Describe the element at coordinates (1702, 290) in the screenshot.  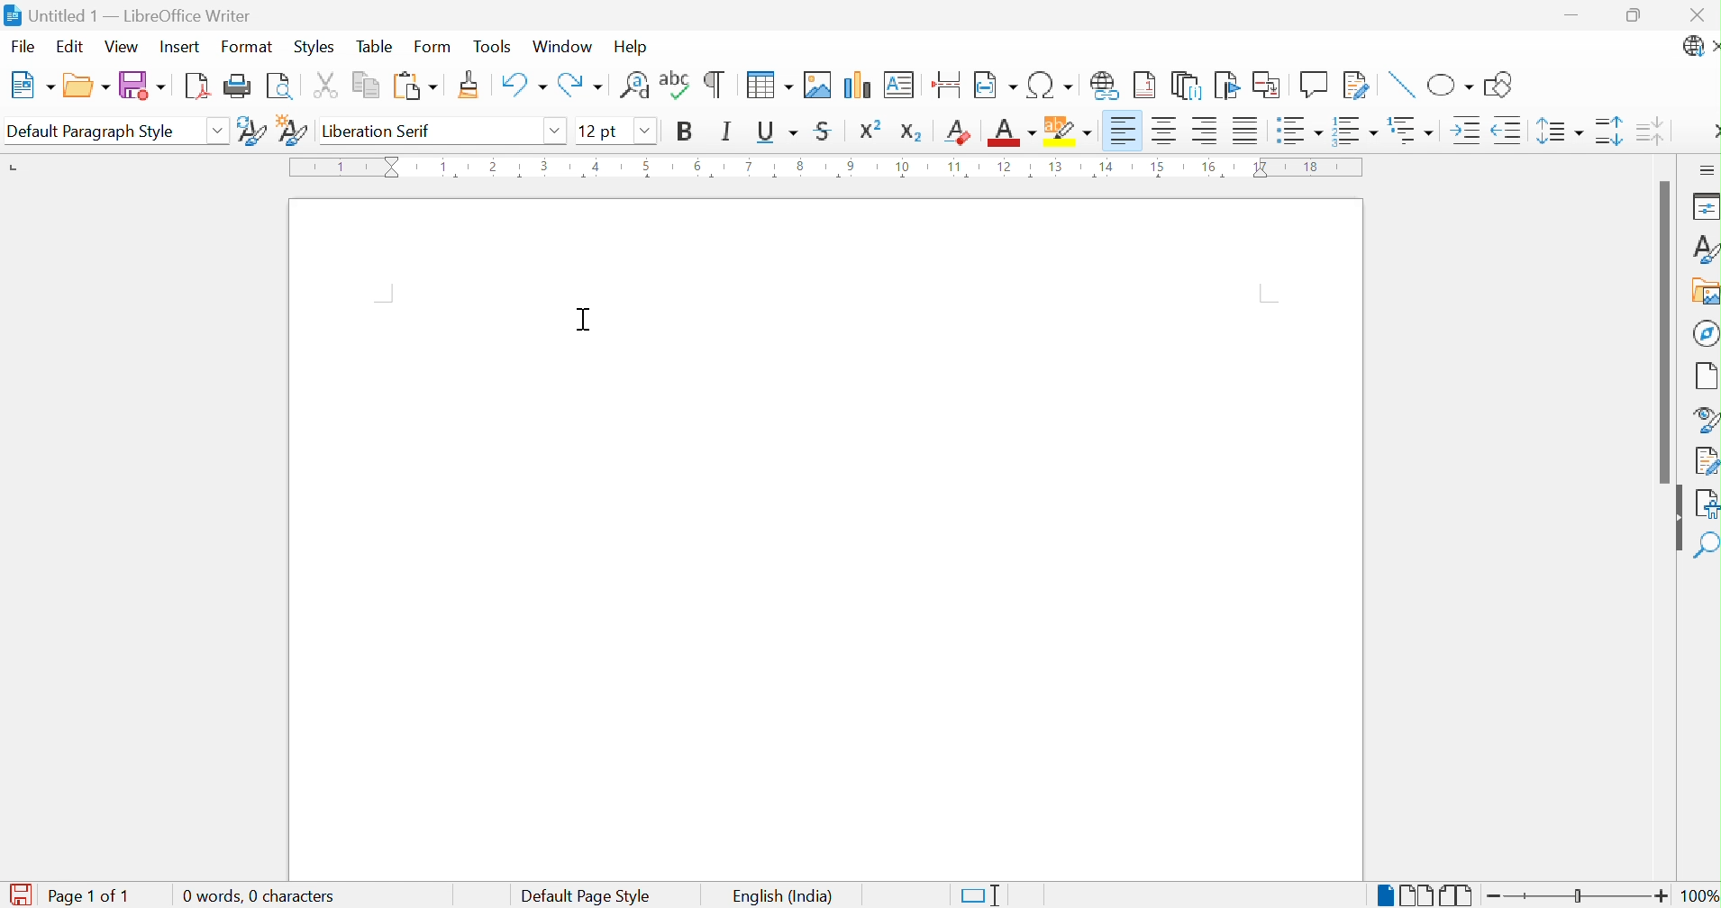
I see `Gallery` at that location.